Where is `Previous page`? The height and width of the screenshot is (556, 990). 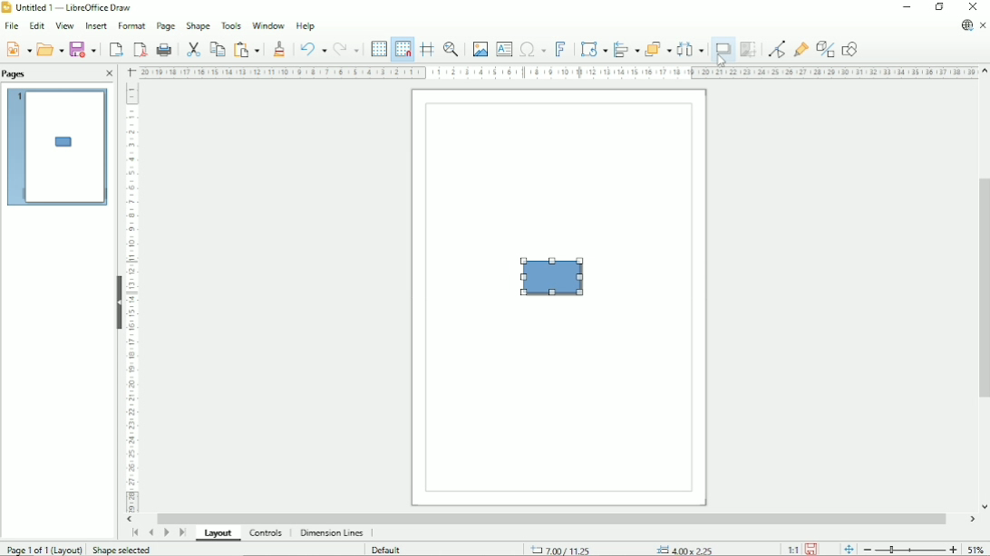 Previous page is located at coordinates (150, 534).